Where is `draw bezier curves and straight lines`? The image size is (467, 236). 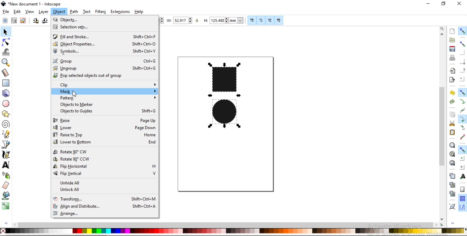
draw bezier curves and straight lines is located at coordinates (6, 145).